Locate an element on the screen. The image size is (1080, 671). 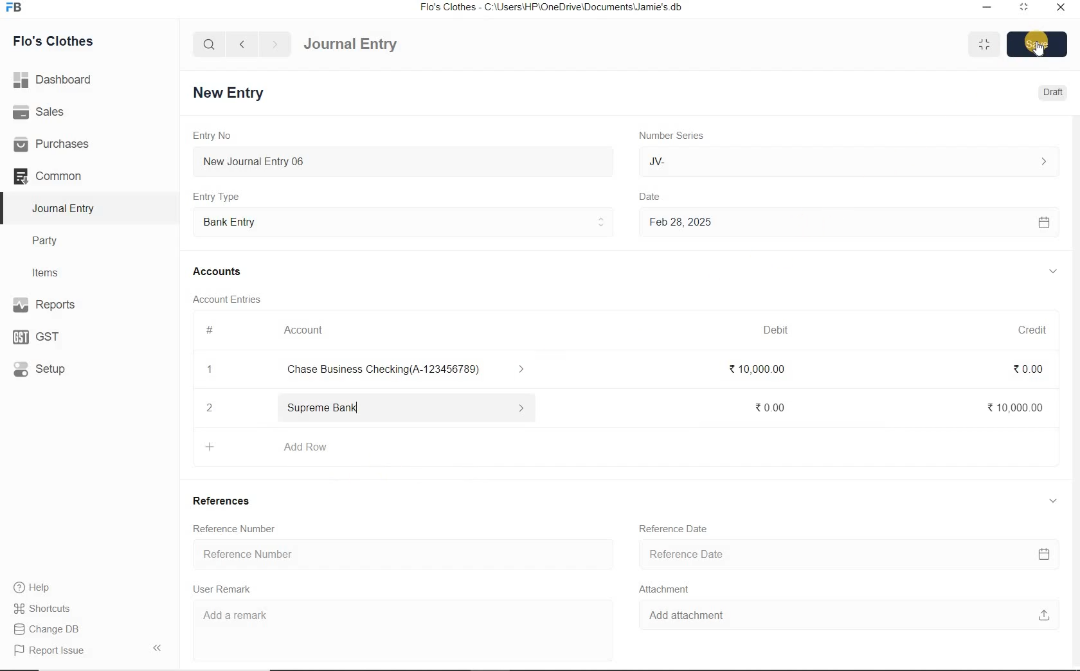
₹0.00 is located at coordinates (1036, 368).